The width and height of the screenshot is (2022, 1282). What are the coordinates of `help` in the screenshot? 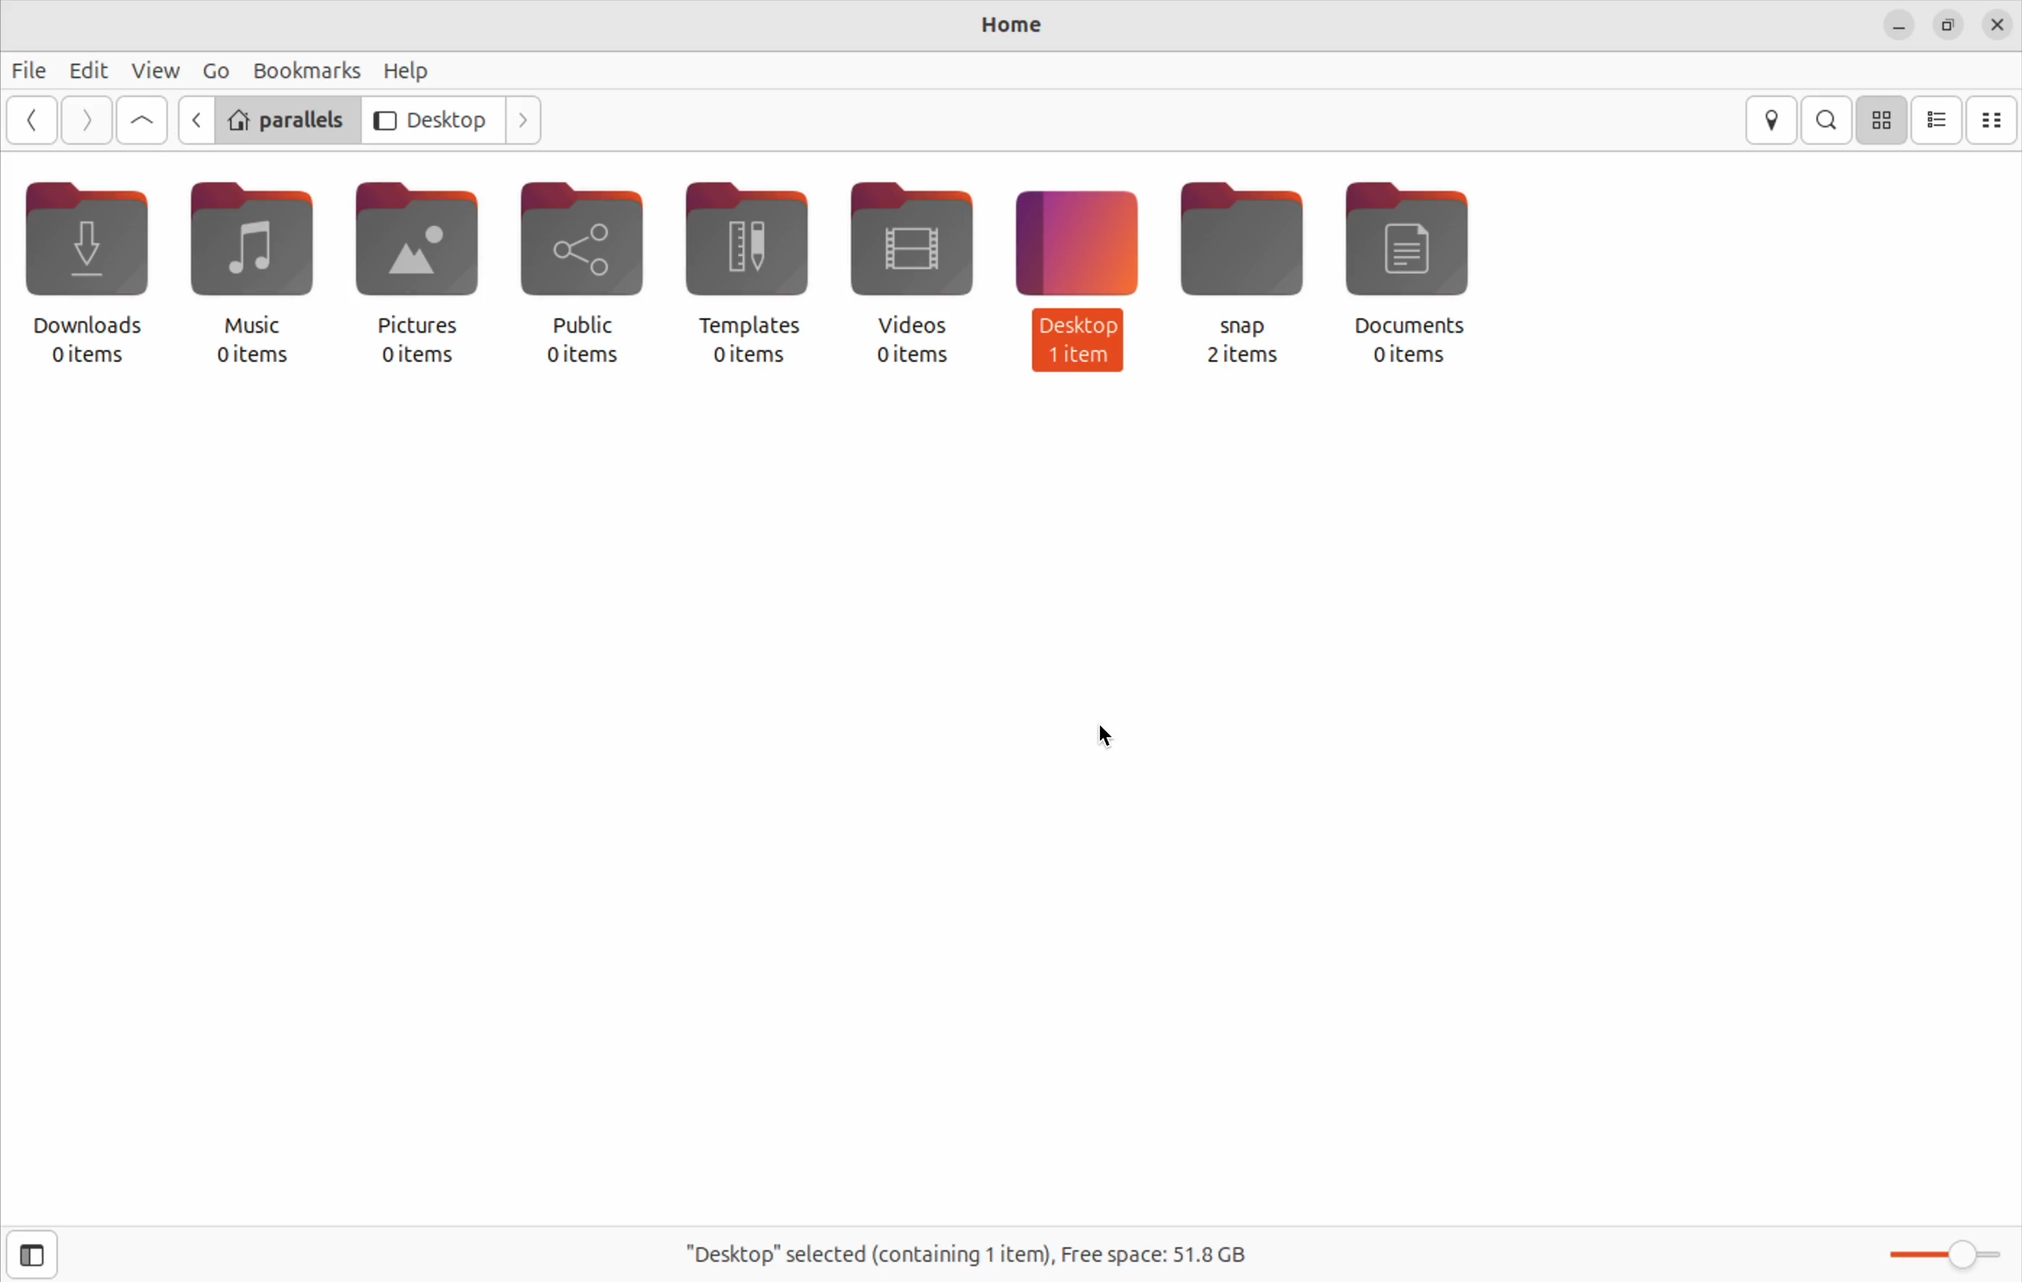 It's located at (412, 71).